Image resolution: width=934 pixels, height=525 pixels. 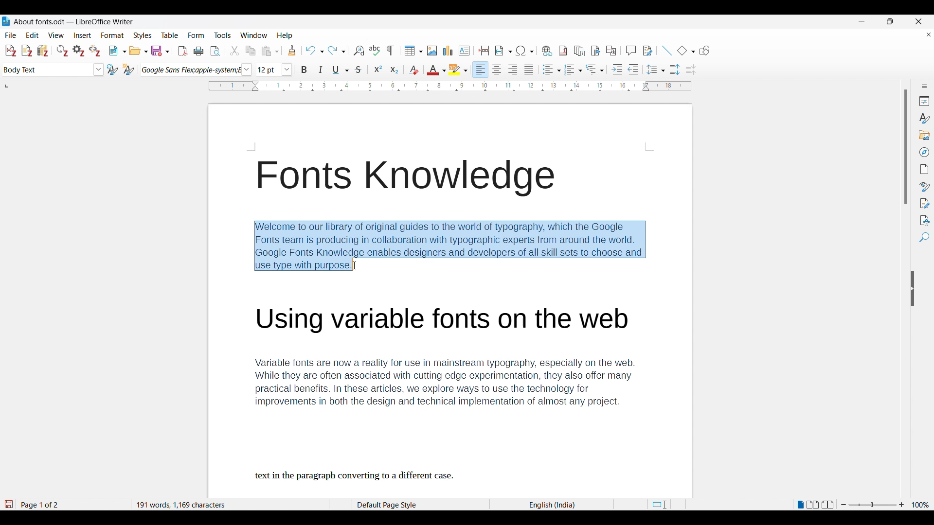 What do you see at coordinates (925, 152) in the screenshot?
I see `Navigator` at bounding box center [925, 152].